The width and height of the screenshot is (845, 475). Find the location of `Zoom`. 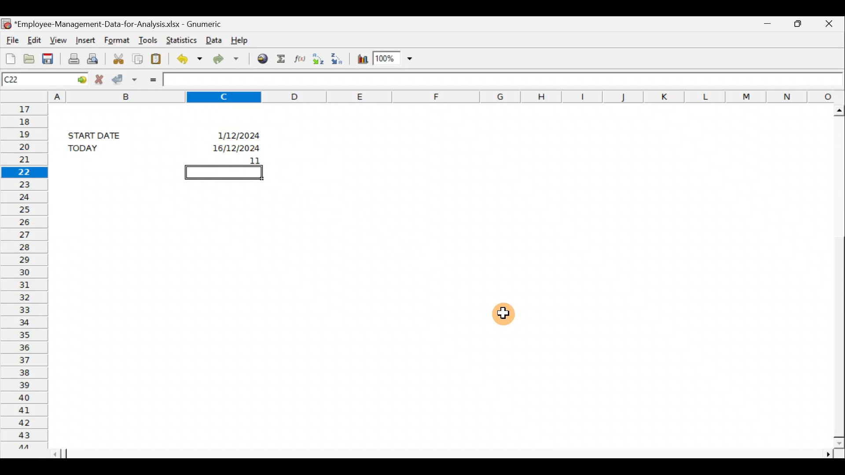

Zoom is located at coordinates (394, 59).